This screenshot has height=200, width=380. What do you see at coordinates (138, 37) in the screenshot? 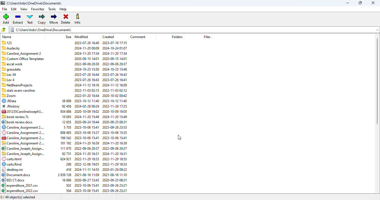
I see `comment` at bounding box center [138, 37].